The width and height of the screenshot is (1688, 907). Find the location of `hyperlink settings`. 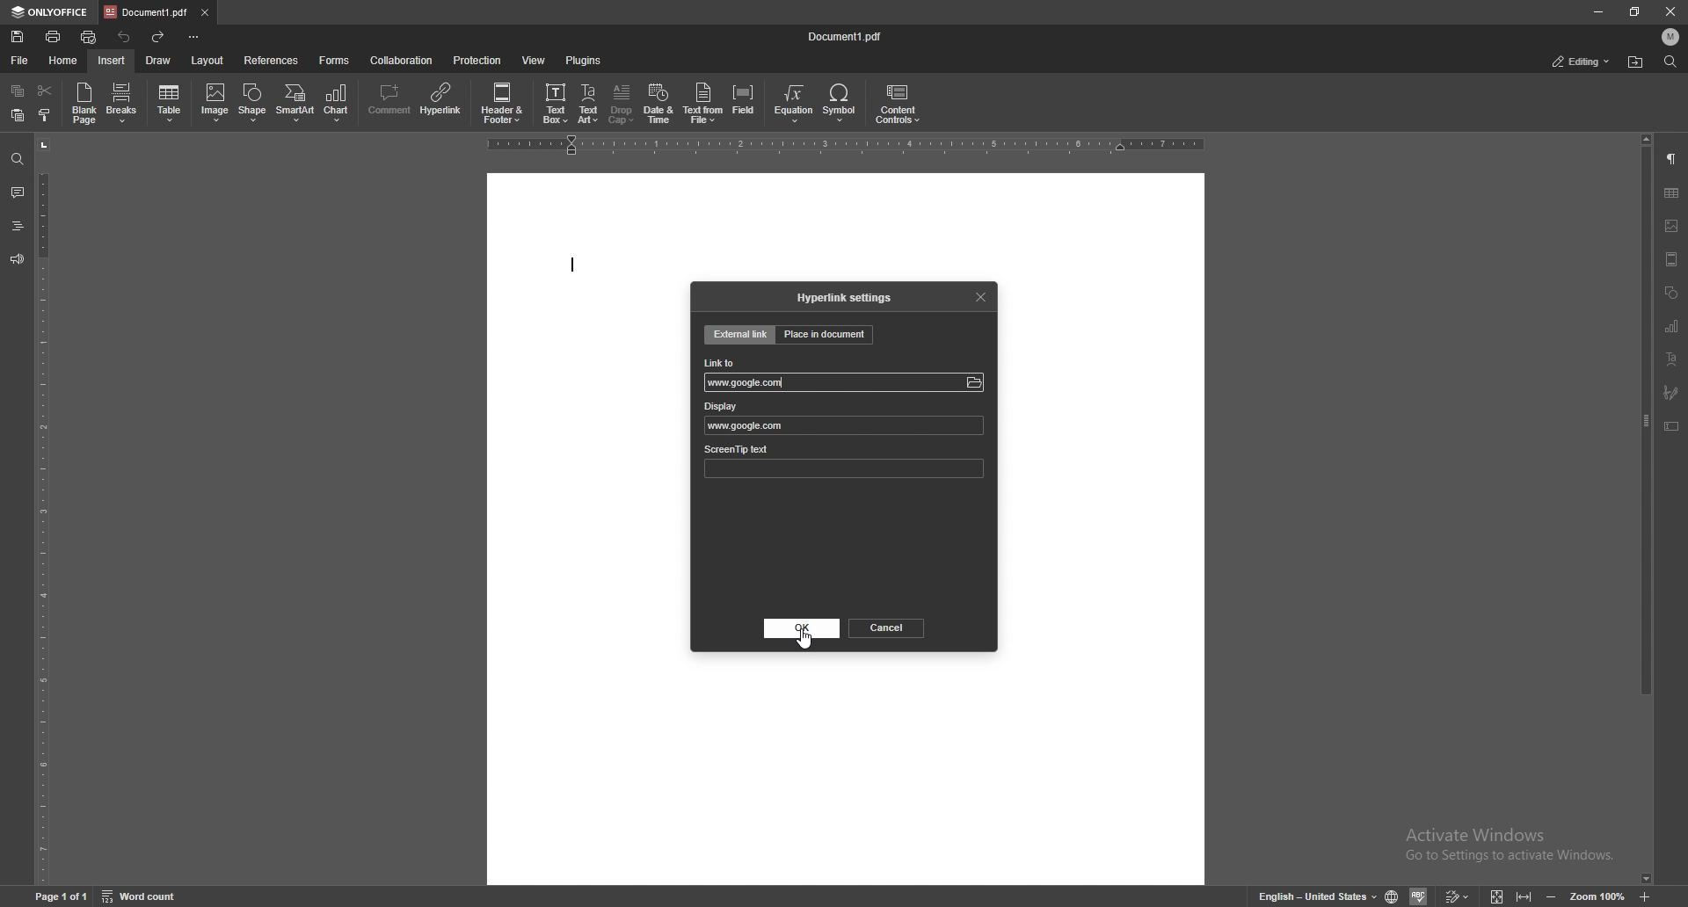

hyperlink settings is located at coordinates (847, 297).